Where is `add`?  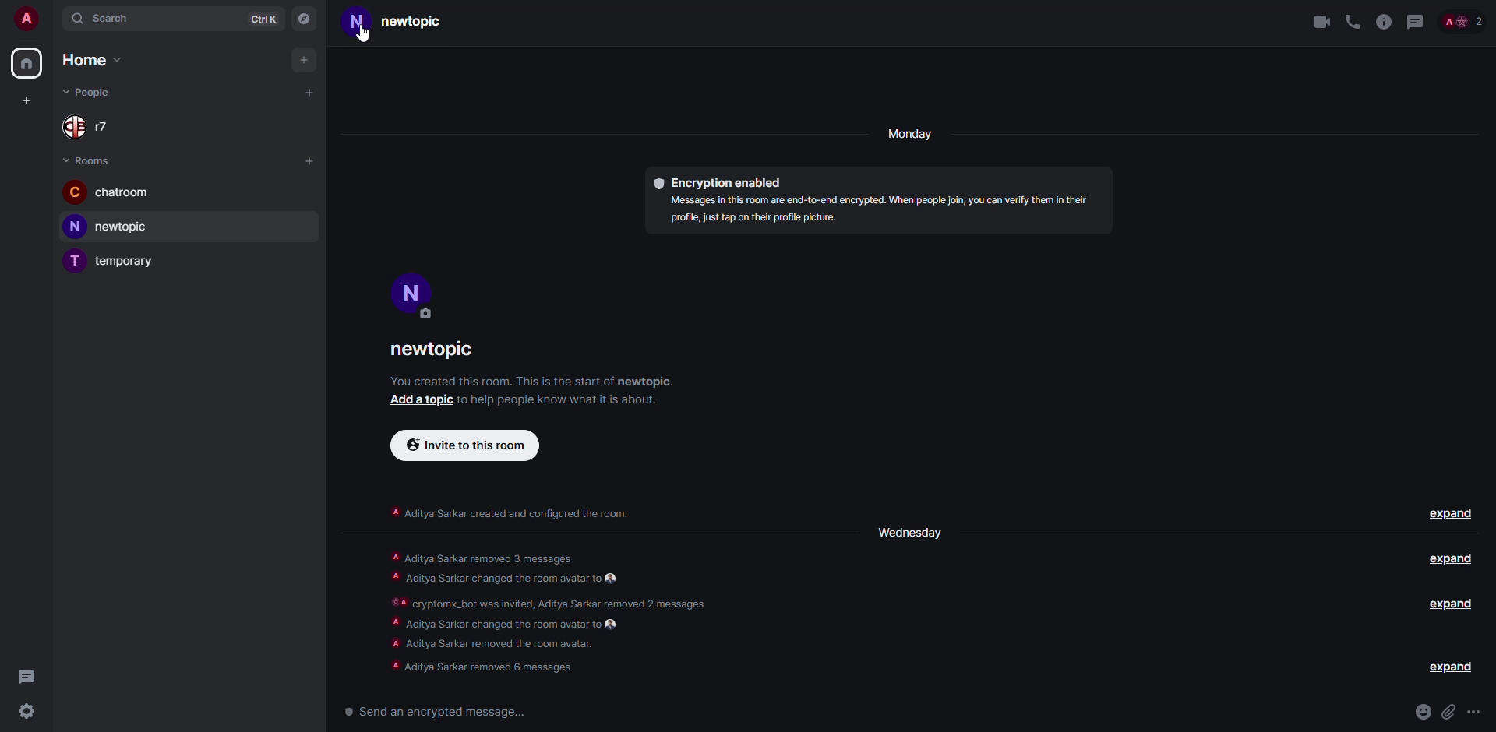 add is located at coordinates (306, 63).